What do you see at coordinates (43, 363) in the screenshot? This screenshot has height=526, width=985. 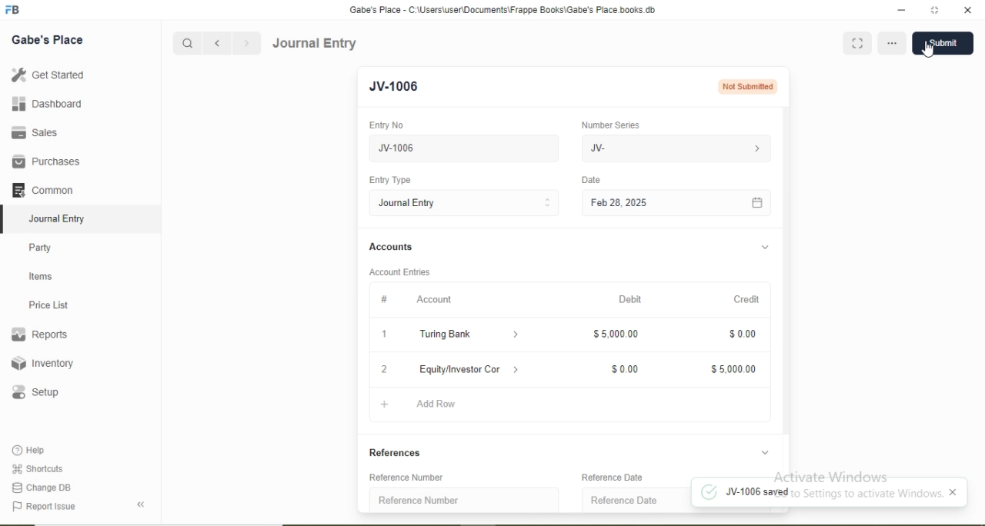 I see `Inventory` at bounding box center [43, 363].